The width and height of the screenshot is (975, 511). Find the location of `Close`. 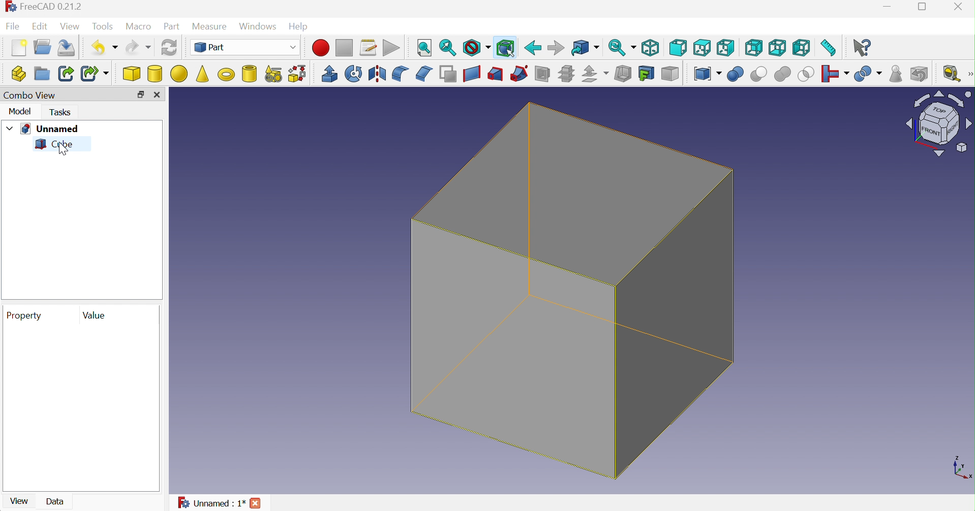

Close is located at coordinates (960, 9).